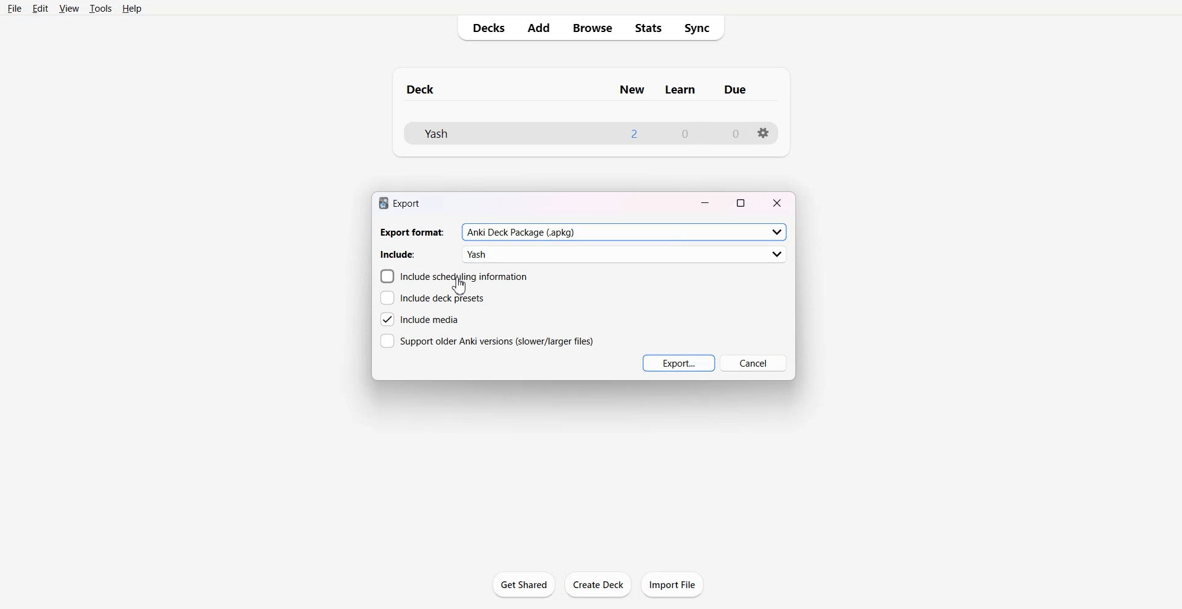  I want to click on Include: yash, so click(584, 254).